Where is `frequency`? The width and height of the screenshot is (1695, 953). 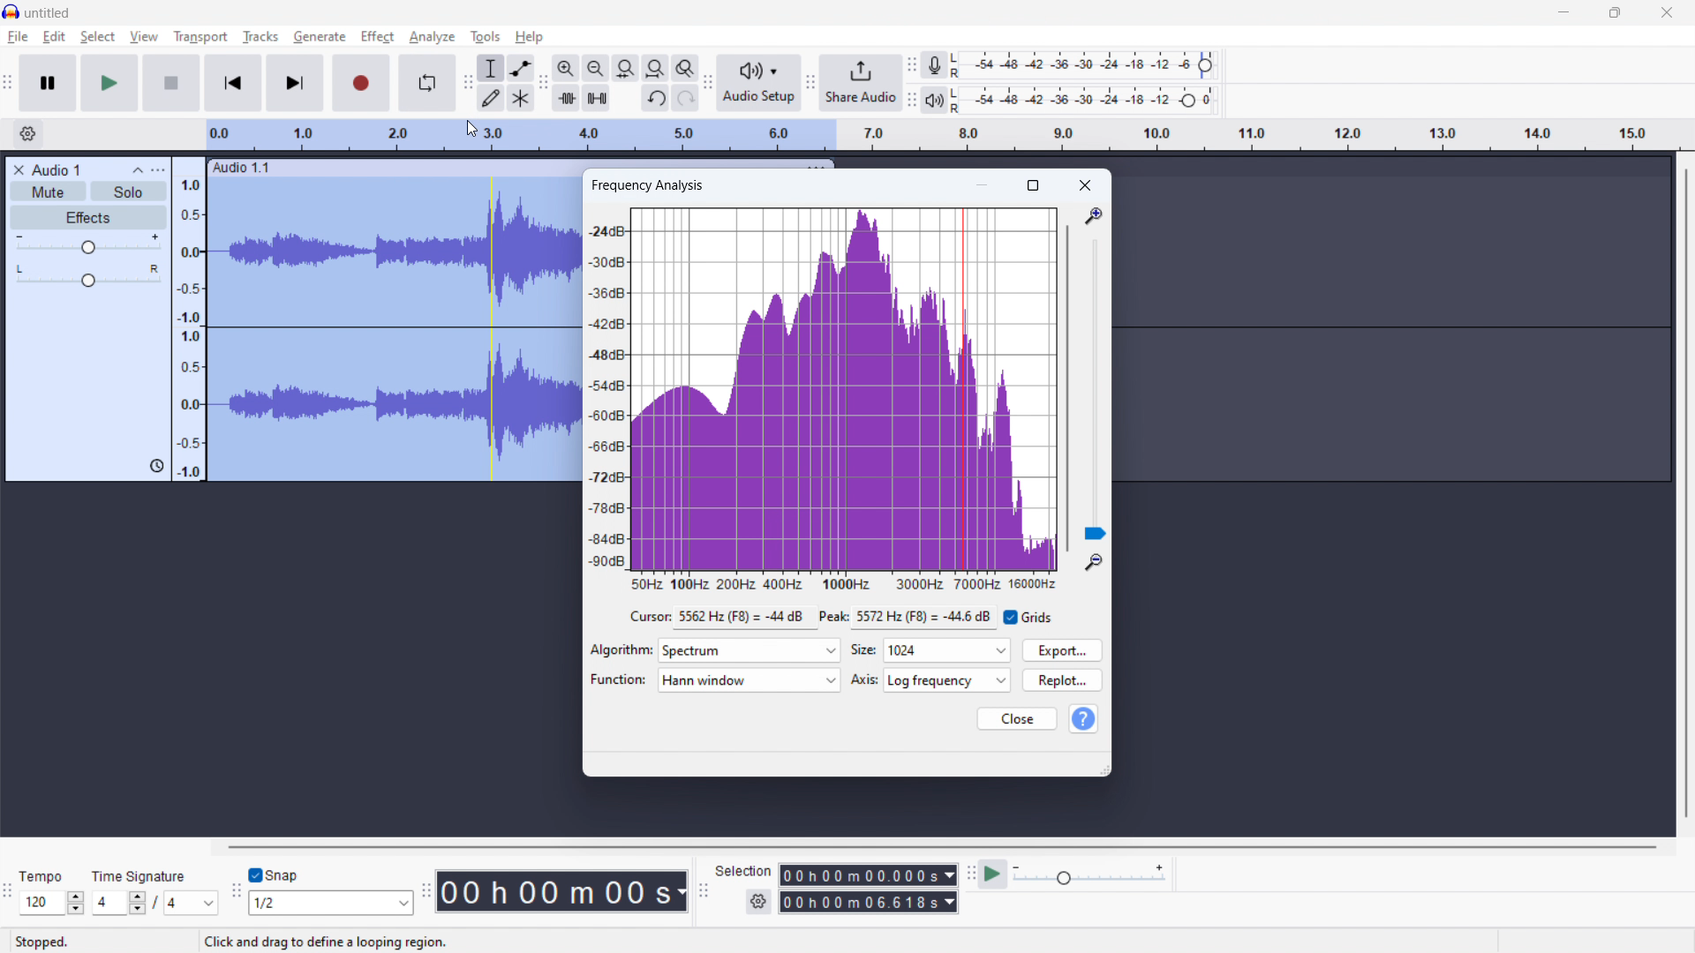
frequency is located at coordinates (842, 582).